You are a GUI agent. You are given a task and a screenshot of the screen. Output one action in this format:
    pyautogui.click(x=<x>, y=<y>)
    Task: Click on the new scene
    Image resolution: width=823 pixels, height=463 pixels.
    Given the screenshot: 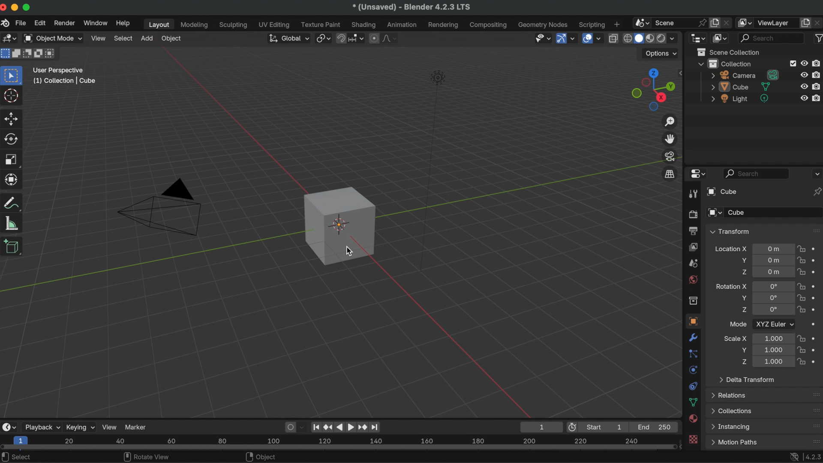 What is the action you would take?
    pyautogui.click(x=715, y=23)
    